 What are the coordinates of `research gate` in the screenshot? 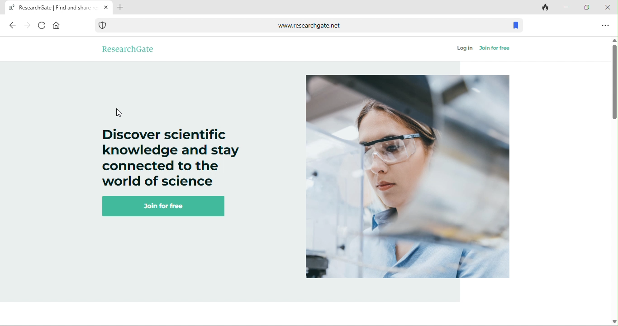 It's located at (130, 48).